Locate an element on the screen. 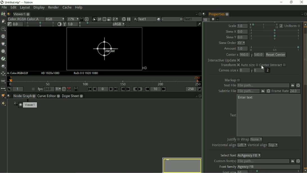 Image resolution: width=307 pixels, height=173 pixels. 0 is located at coordinates (259, 70).